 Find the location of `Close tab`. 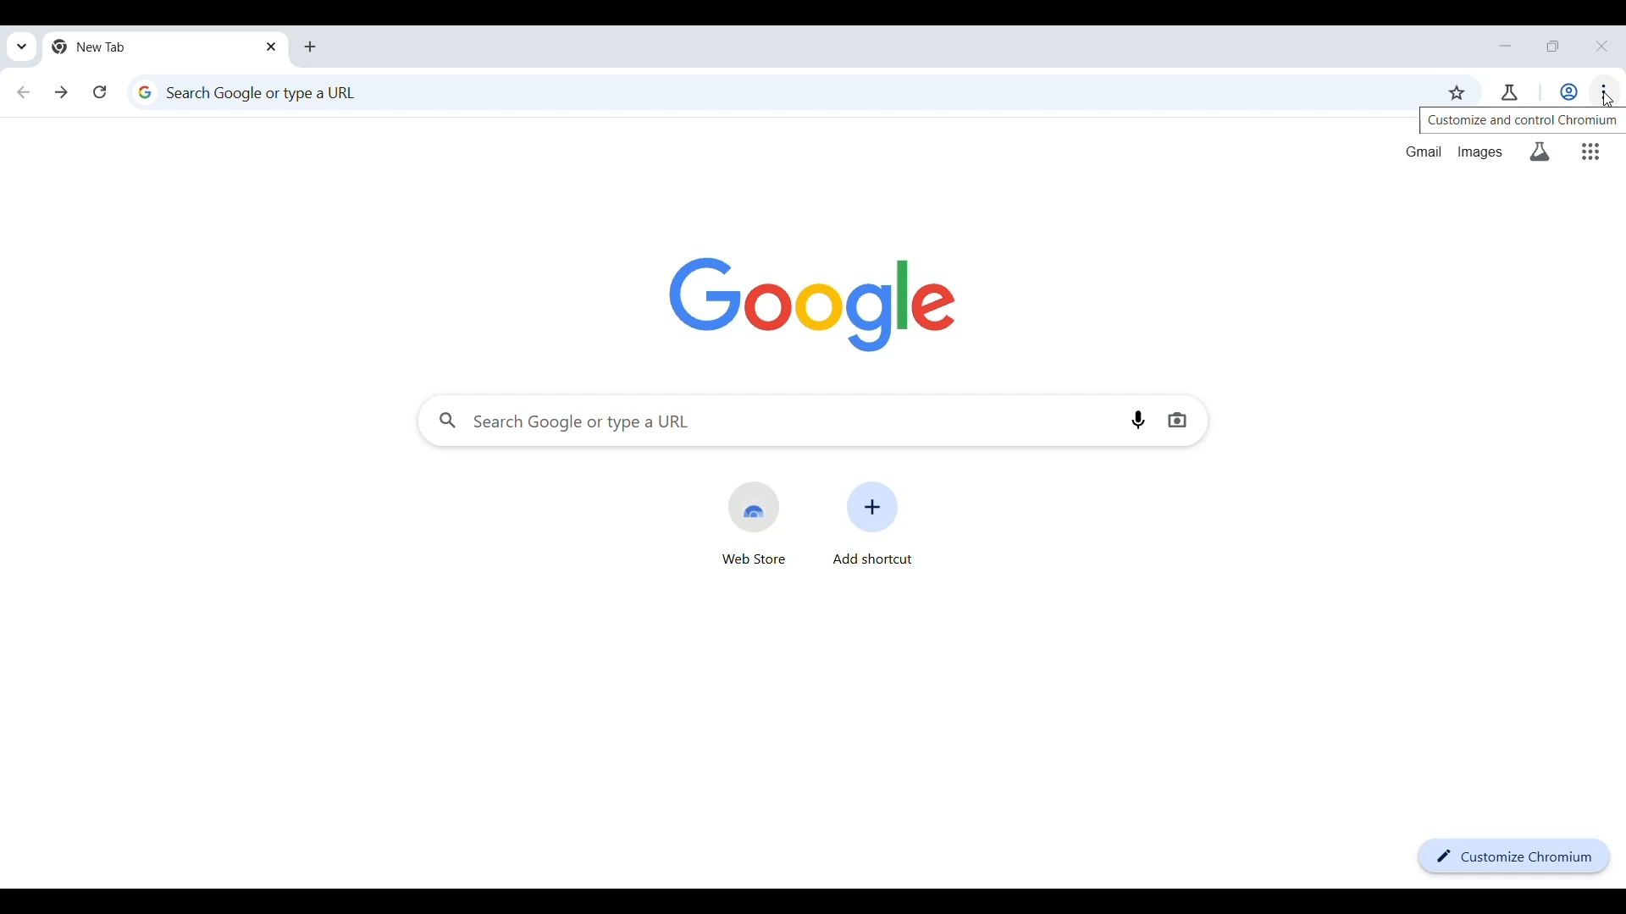

Close tab is located at coordinates (273, 47).